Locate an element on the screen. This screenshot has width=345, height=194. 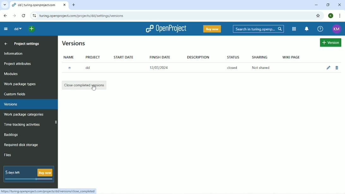
reload is located at coordinates (23, 15).